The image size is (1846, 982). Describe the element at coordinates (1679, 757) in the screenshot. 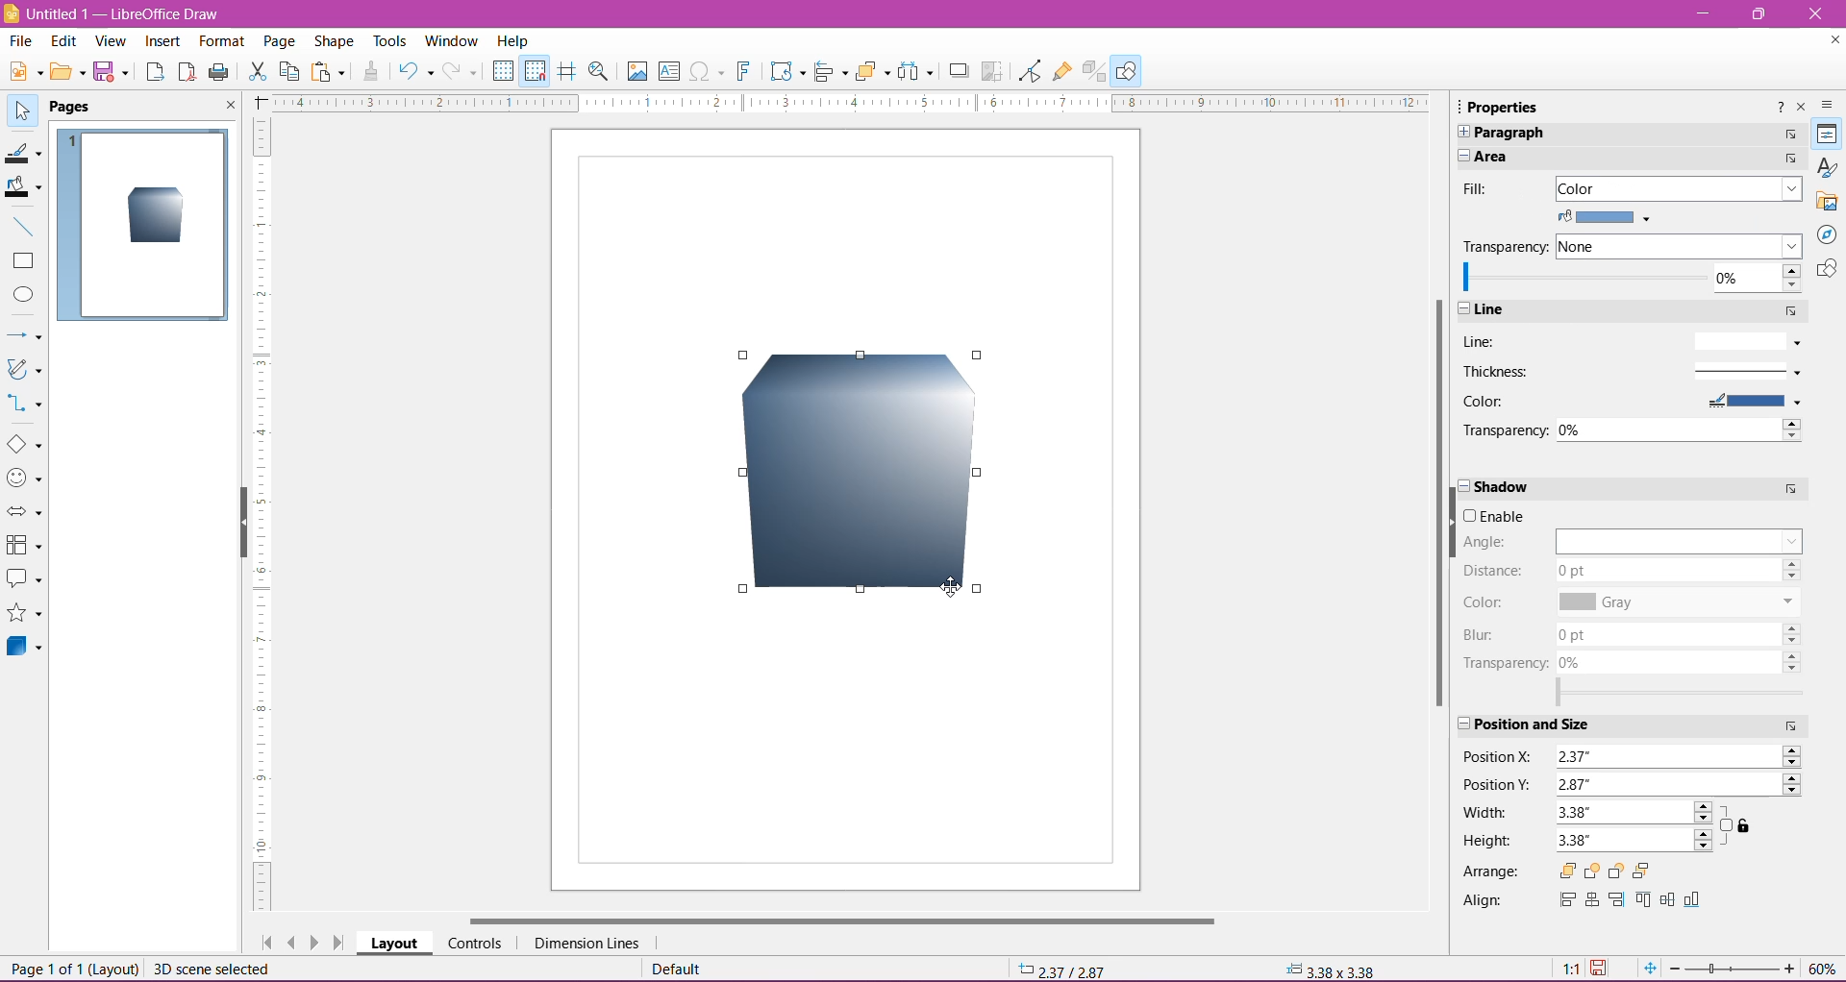

I see `Enter the value for horizontal position` at that location.